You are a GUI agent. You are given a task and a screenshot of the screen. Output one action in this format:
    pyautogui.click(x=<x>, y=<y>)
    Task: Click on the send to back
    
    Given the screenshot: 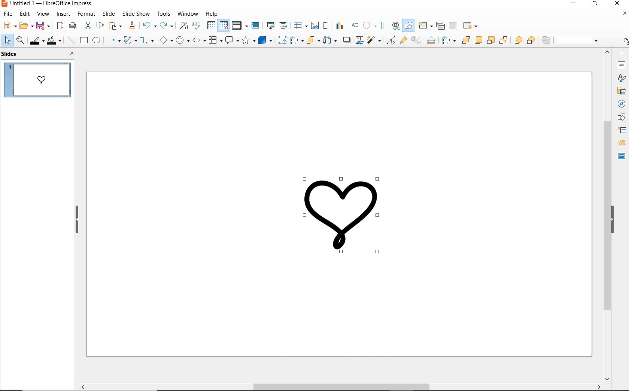 What is the action you would take?
    pyautogui.click(x=503, y=41)
    